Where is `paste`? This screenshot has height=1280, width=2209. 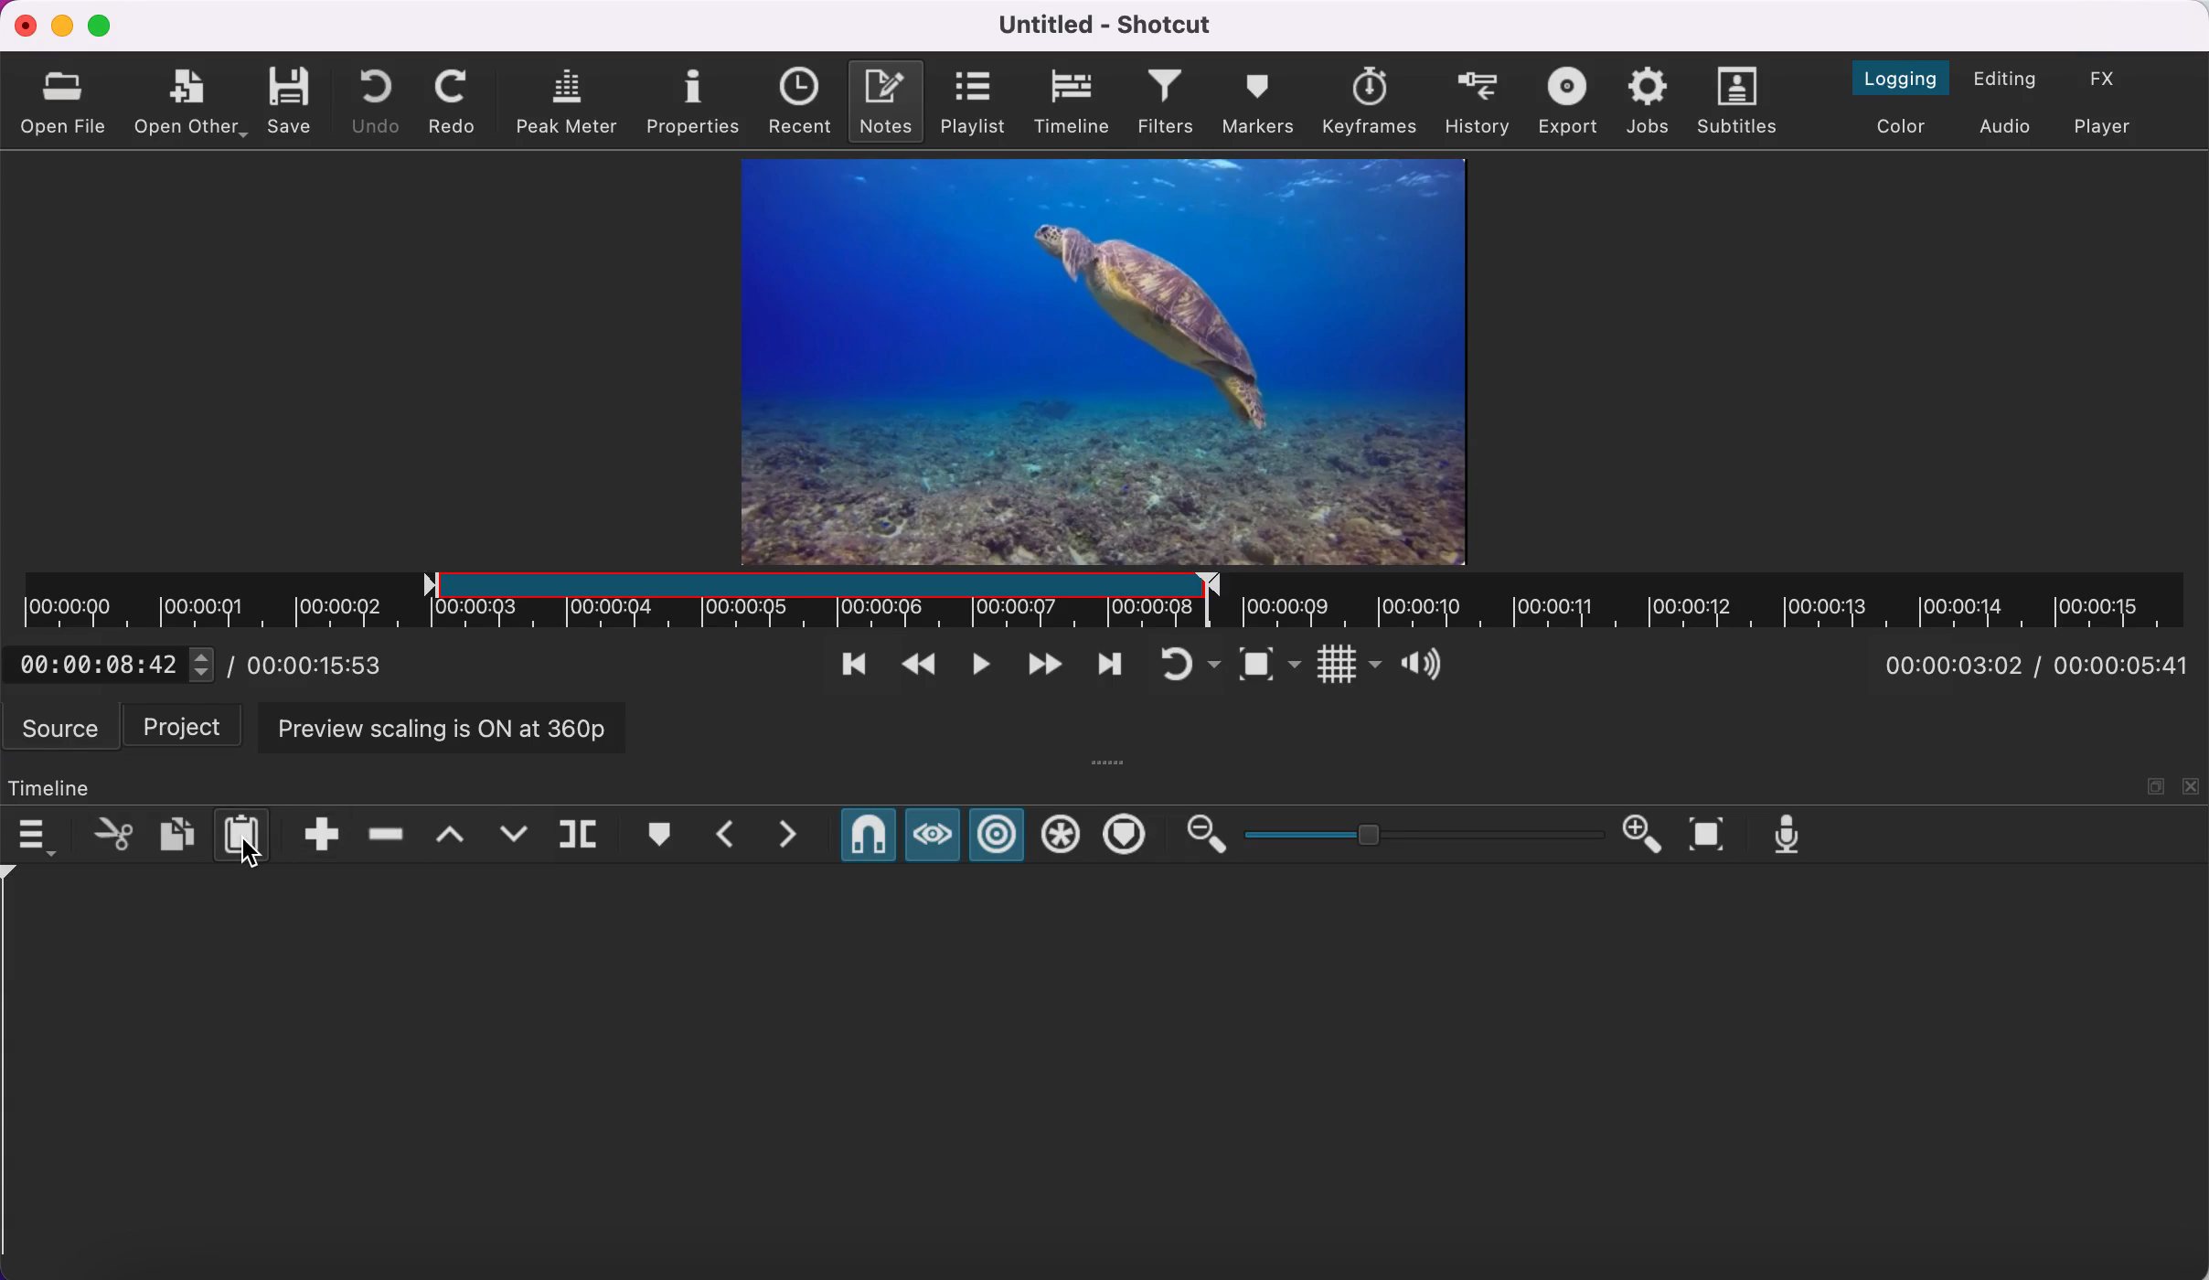
paste is located at coordinates (245, 834).